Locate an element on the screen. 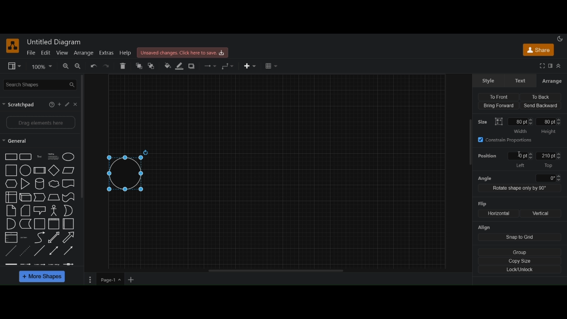 The height and width of the screenshot is (319, 567). shadow is located at coordinates (193, 66).